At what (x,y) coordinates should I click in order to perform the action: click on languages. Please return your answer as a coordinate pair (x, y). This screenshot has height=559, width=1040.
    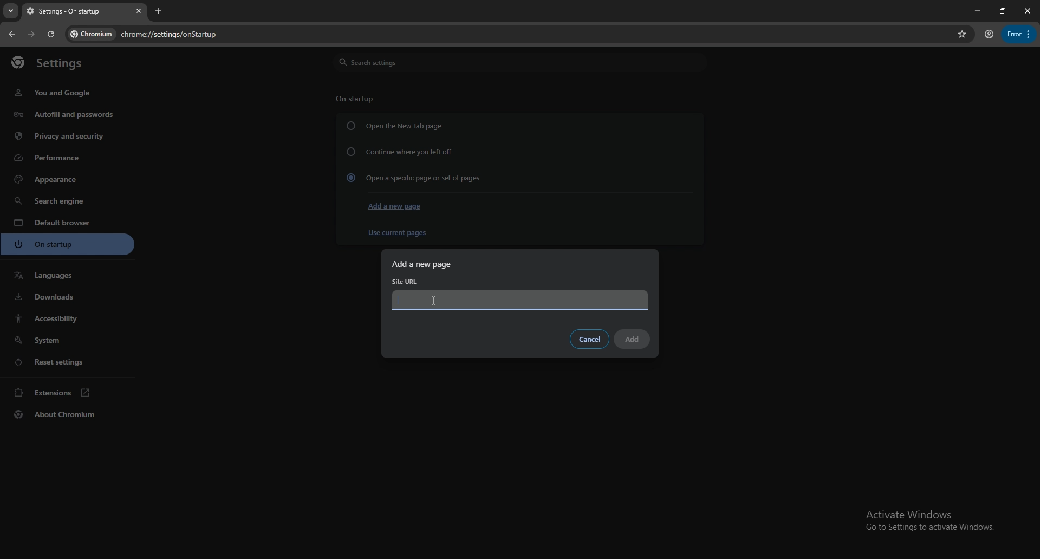
    Looking at the image, I should click on (68, 276).